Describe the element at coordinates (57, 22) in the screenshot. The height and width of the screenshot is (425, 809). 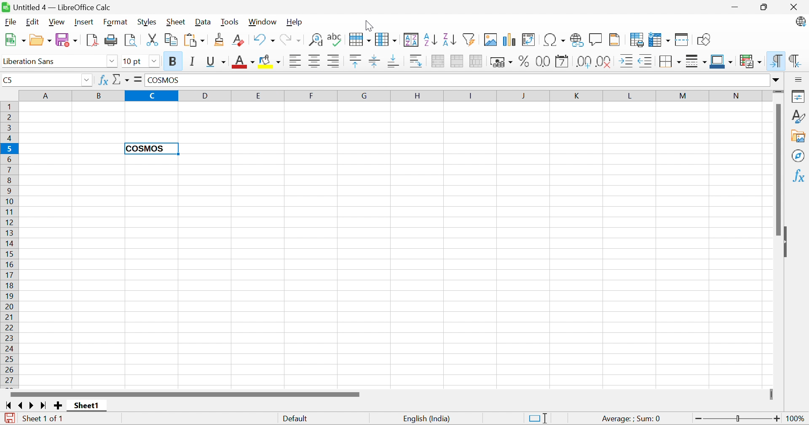
I see `View` at that location.